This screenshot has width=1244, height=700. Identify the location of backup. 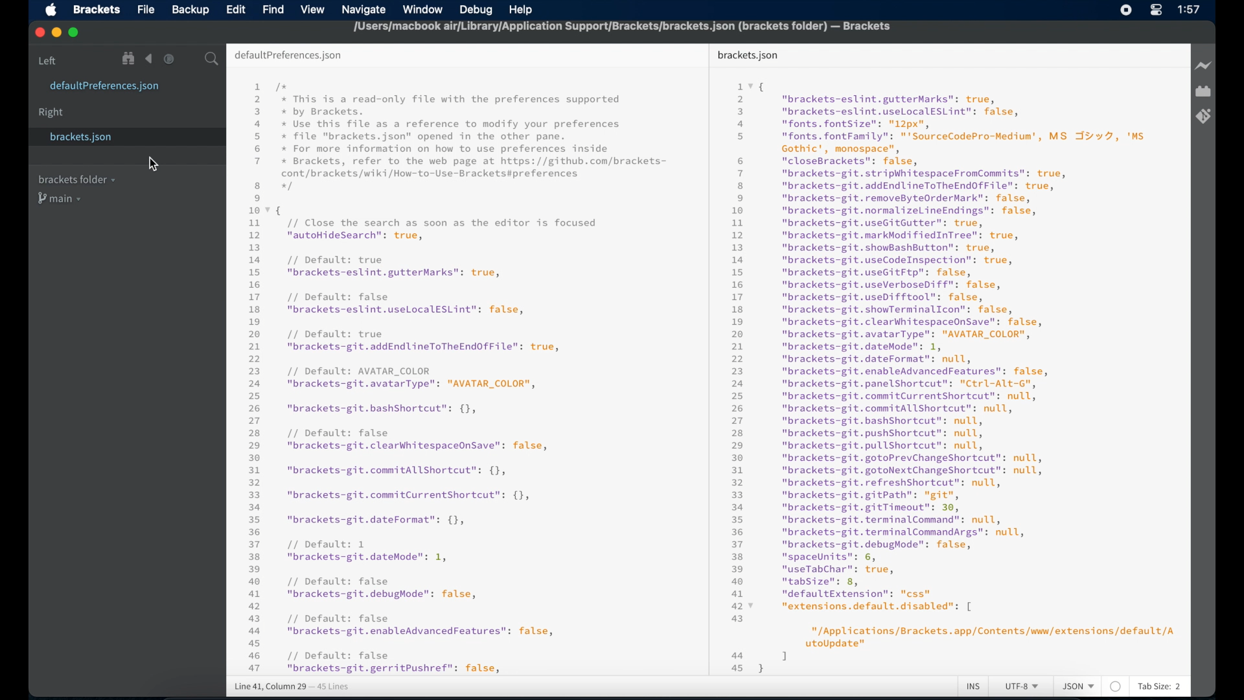
(190, 10).